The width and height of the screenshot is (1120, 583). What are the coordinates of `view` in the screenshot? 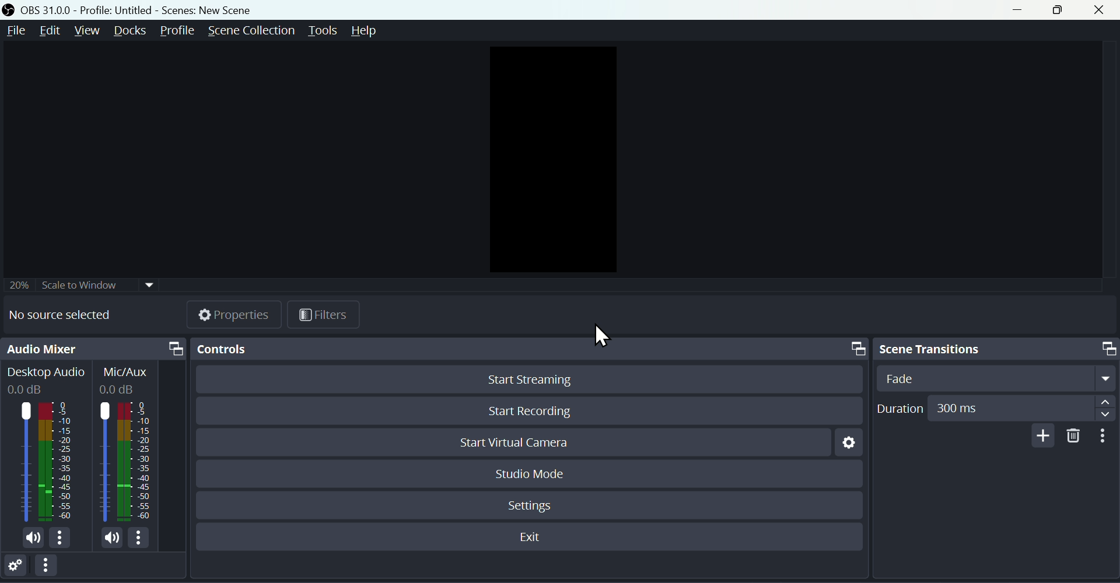 It's located at (88, 30).